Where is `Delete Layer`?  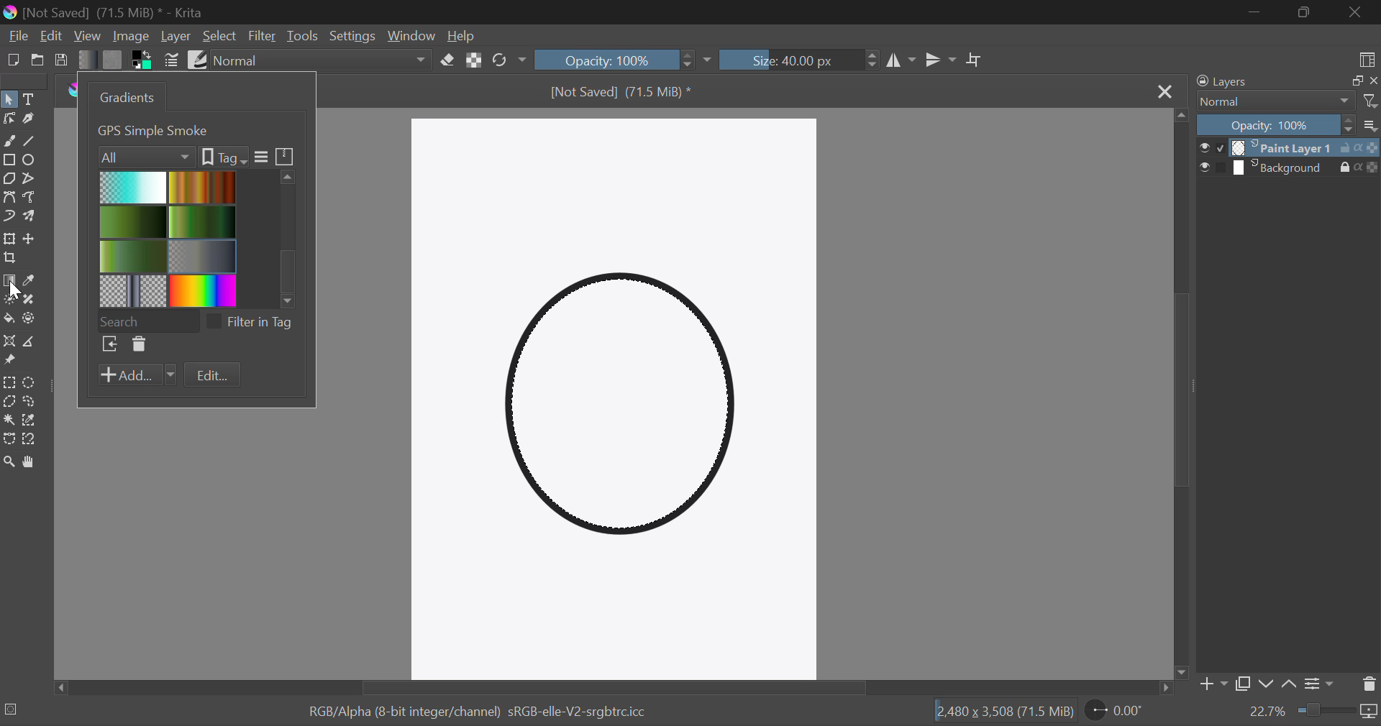
Delete Layer is located at coordinates (1369, 687).